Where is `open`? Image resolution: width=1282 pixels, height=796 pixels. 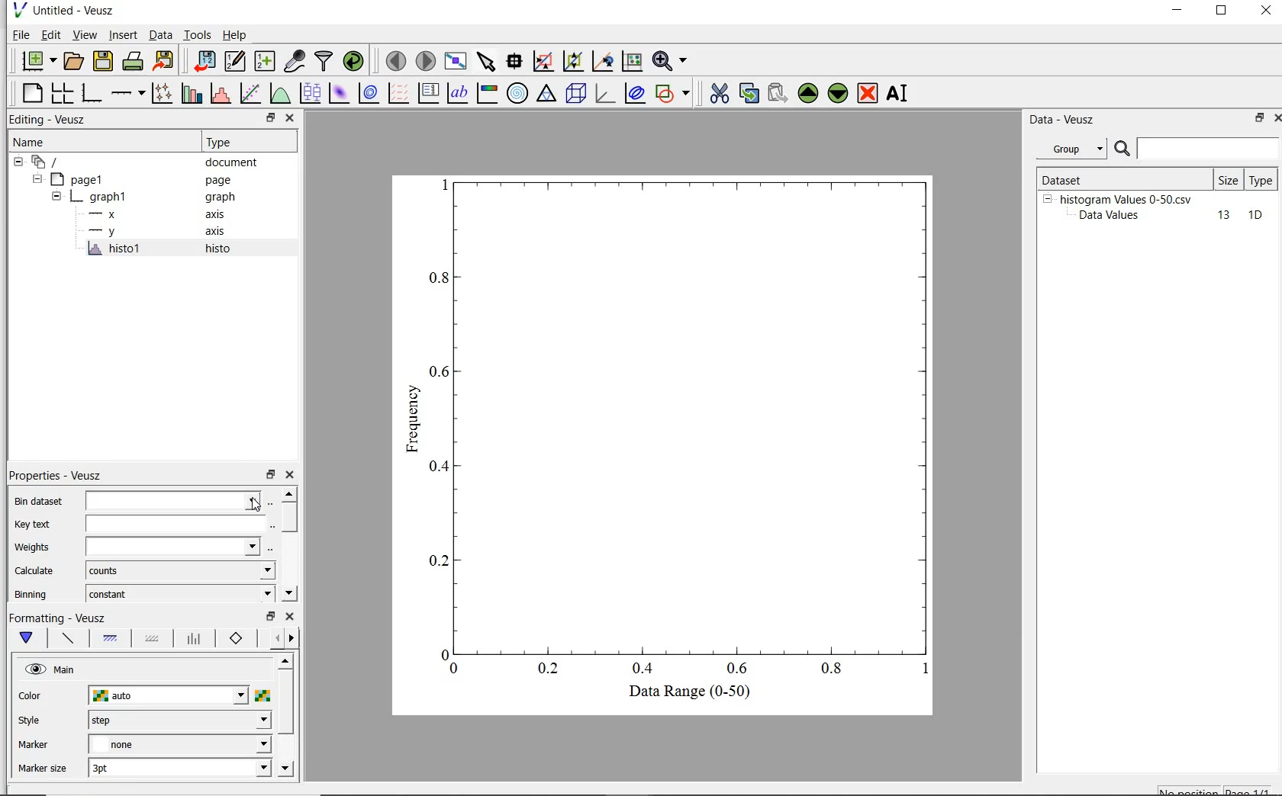 open is located at coordinates (76, 59).